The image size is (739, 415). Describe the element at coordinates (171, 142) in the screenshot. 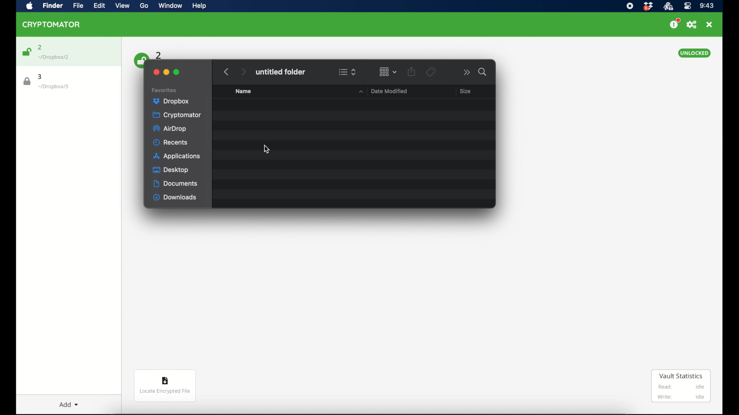

I see `recents` at that location.